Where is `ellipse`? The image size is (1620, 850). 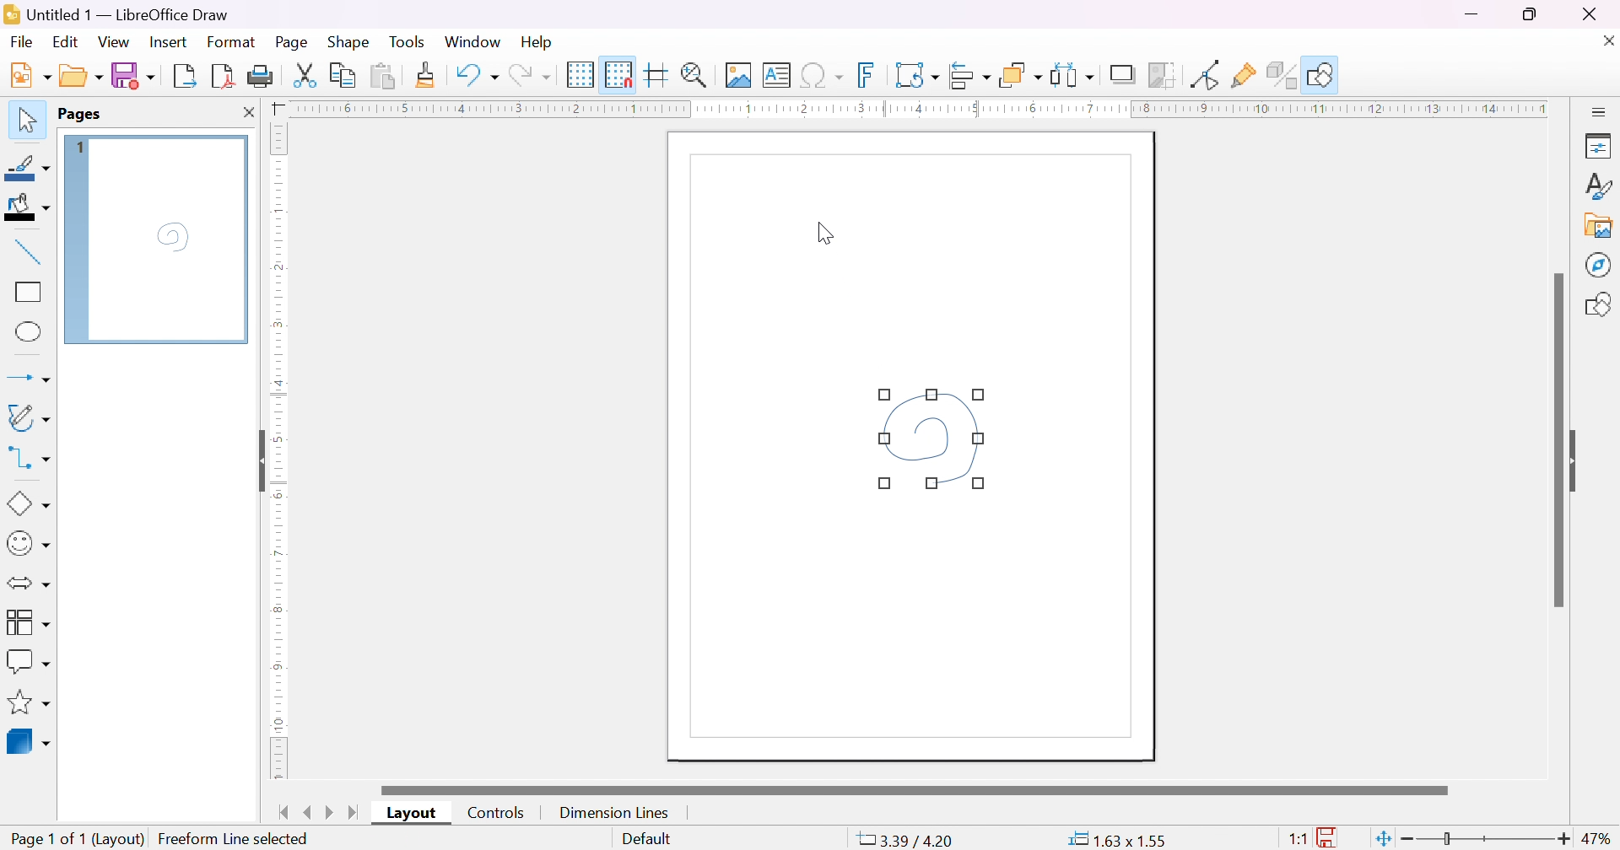 ellipse is located at coordinates (30, 330).